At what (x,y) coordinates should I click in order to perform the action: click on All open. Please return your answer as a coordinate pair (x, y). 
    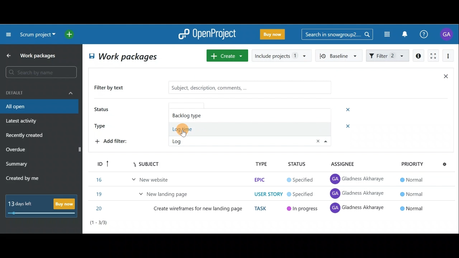
    Looking at the image, I should click on (39, 107).